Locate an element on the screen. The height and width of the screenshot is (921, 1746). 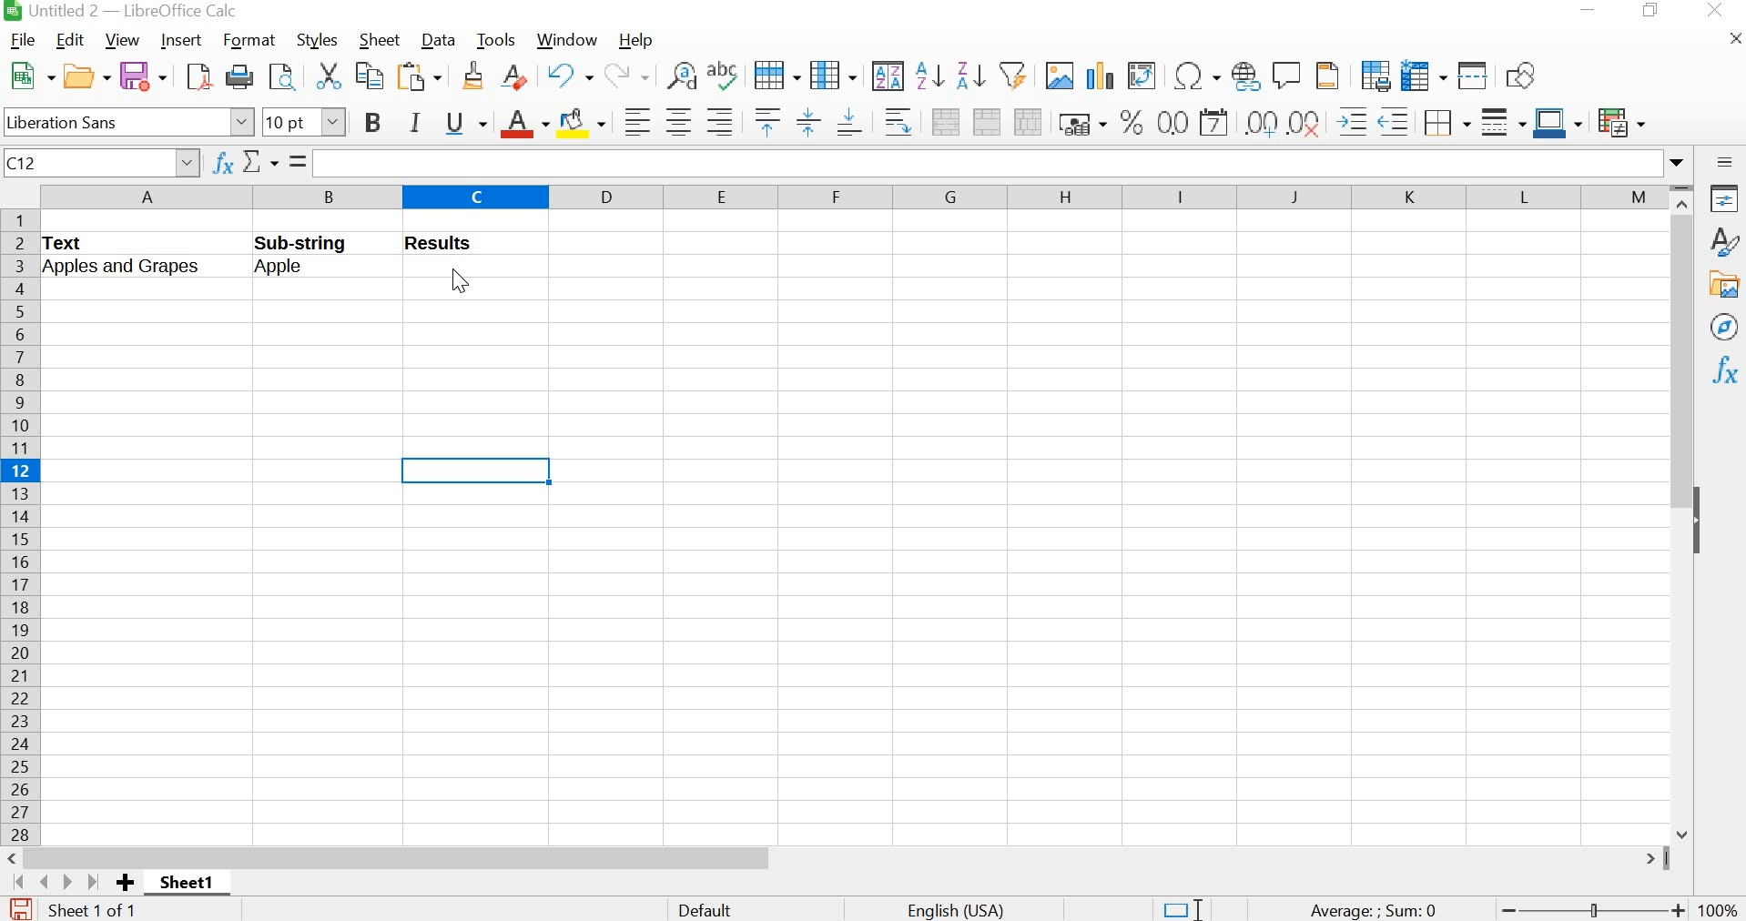
format is located at coordinates (250, 40).